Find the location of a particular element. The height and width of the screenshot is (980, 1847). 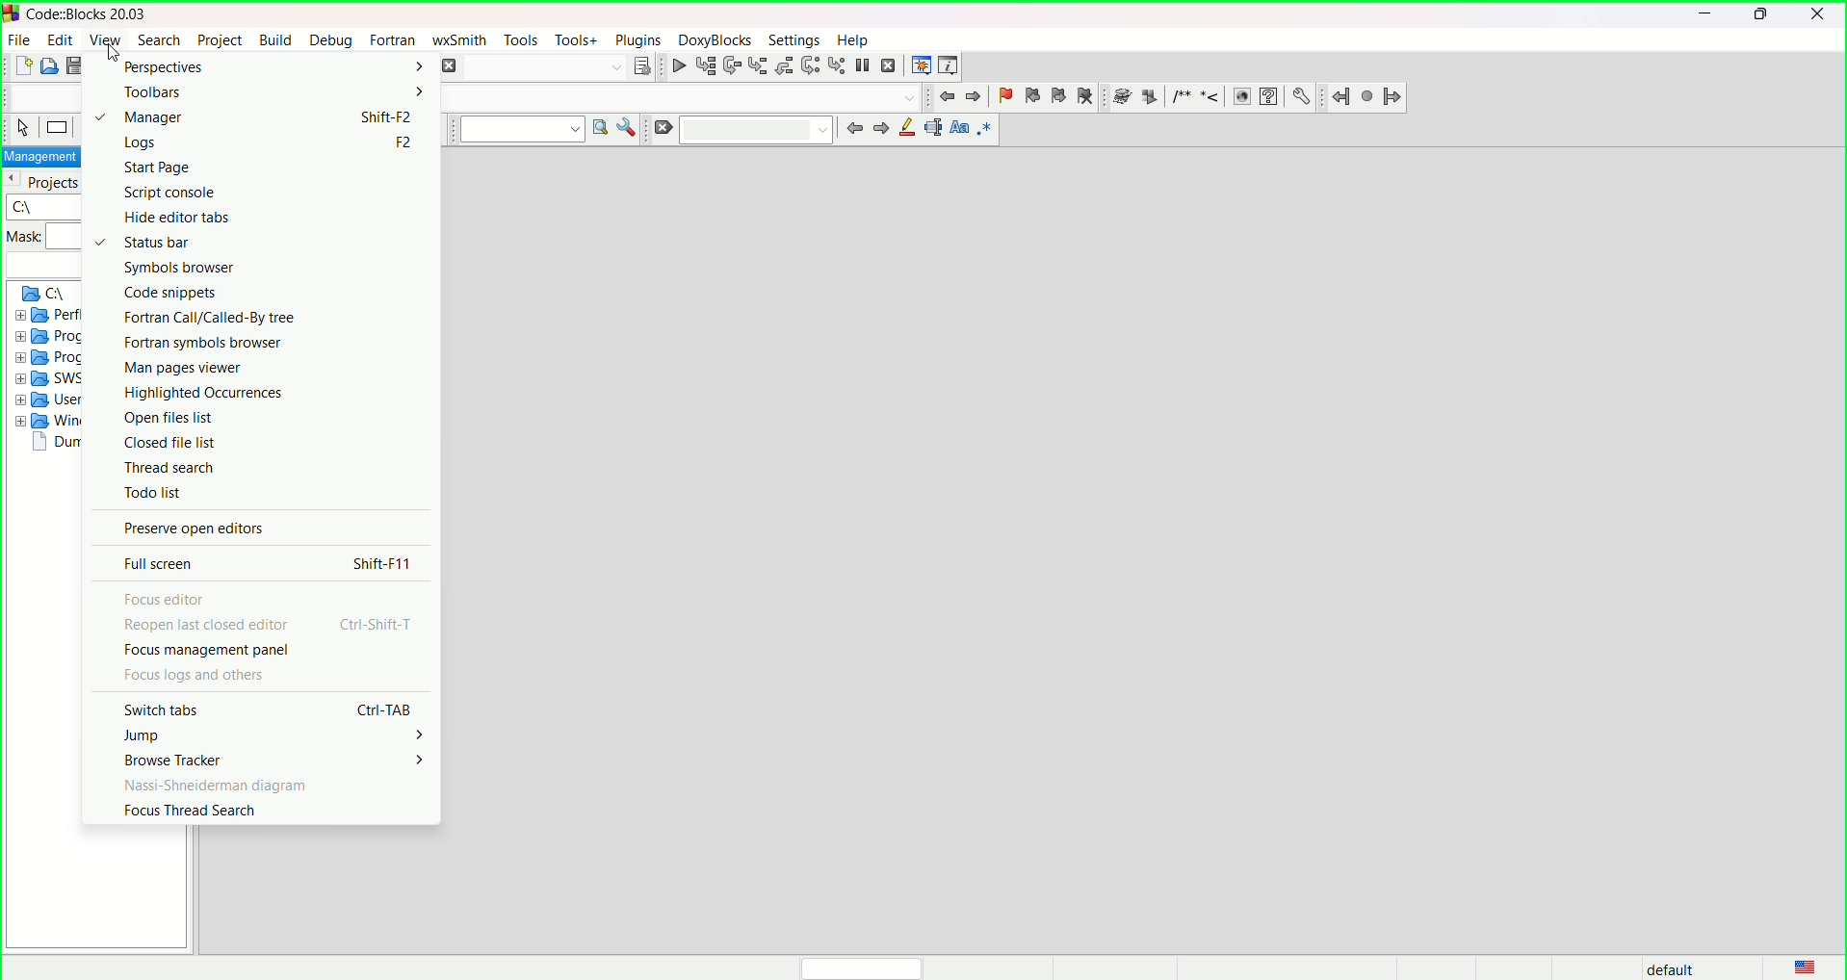

 is located at coordinates (457, 39).